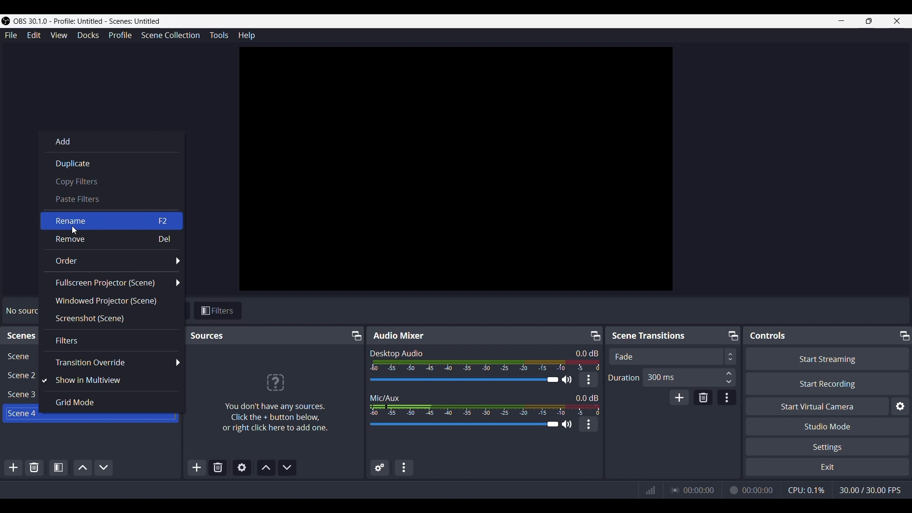 The image size is (912, 513). Describe the element at coordinates (829, 447) in the screenshot. I see `Settings` at that location.